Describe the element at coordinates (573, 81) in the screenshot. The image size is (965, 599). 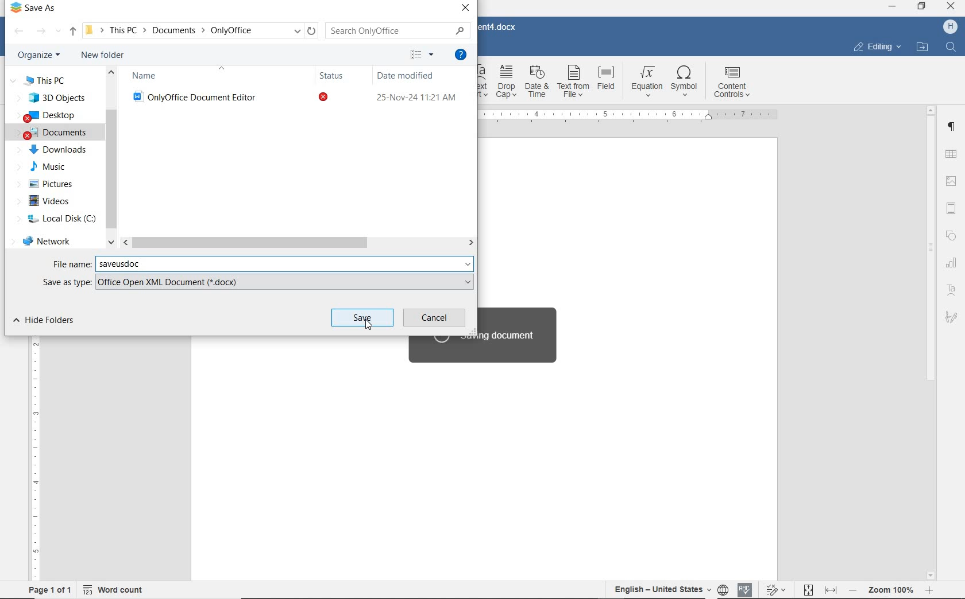
I see `text from file` at that location.